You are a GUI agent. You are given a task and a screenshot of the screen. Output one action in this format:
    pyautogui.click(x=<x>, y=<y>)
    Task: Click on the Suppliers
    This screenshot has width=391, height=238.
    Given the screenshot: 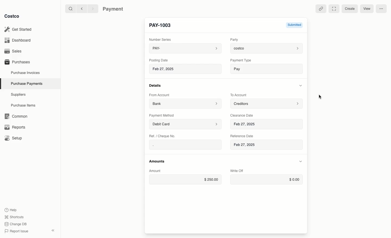 What is the action you would take?
    pyautogui.click(x=18, y=94)
    